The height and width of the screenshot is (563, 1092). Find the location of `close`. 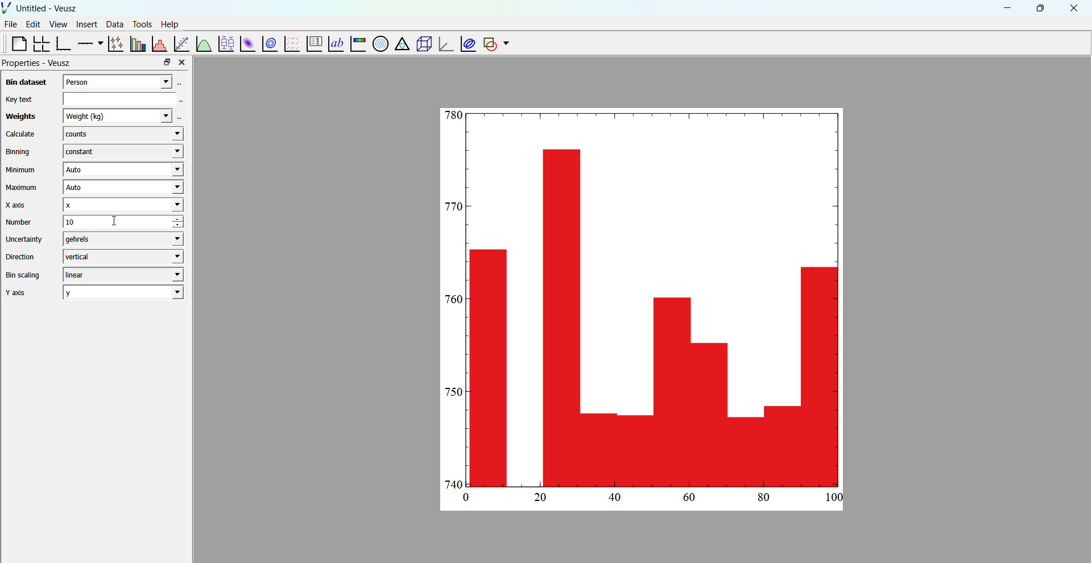

close is located at coordinates (1074, 9).